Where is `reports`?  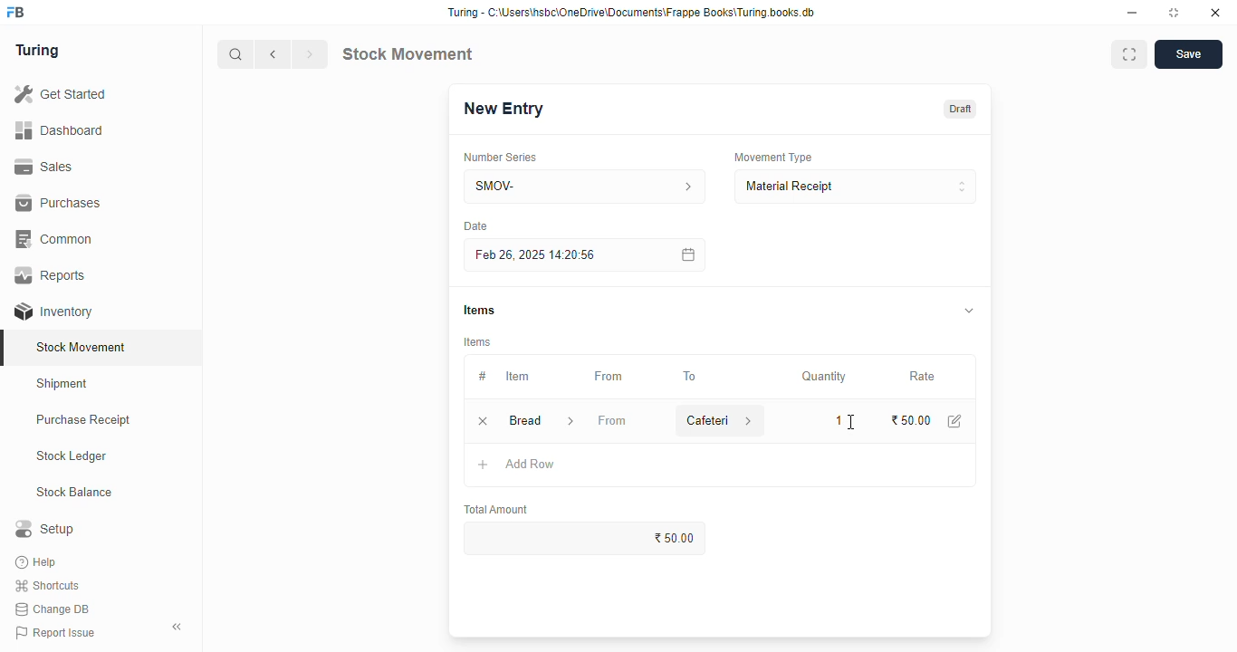 reports is located at coordinates (52, 274).